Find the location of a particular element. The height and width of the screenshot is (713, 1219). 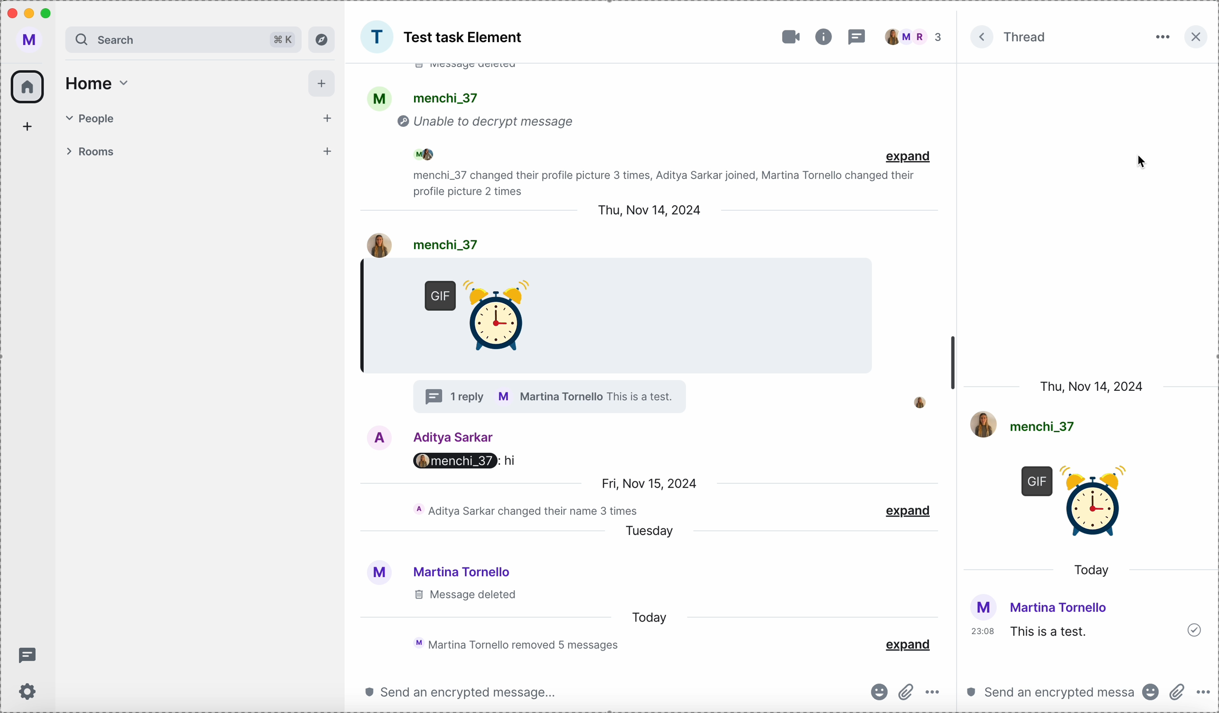

GIF sended is located at coordinates (481, 318).